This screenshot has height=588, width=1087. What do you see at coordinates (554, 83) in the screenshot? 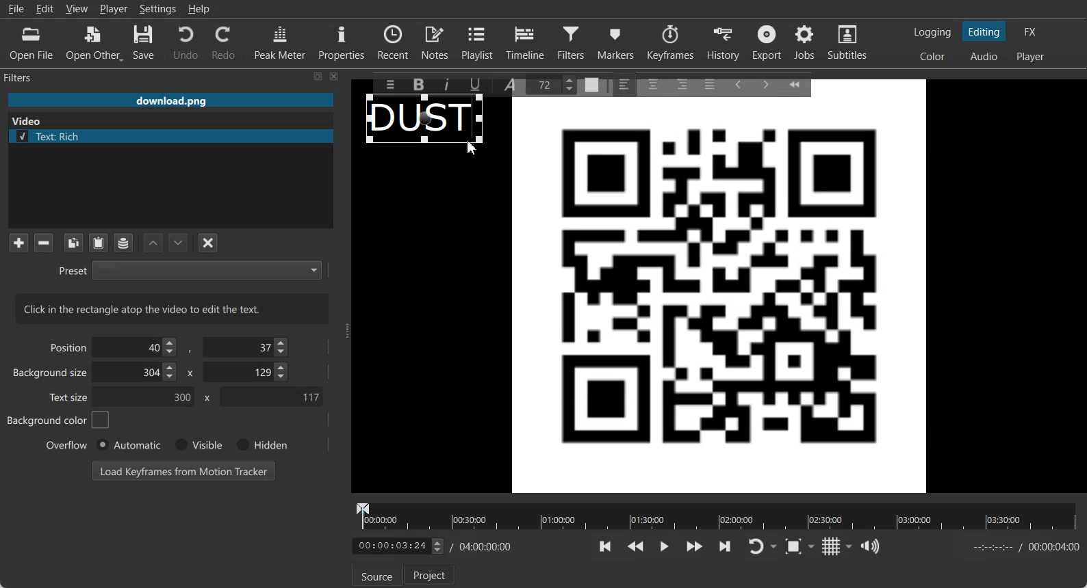
I see `Text Size` at bounding box center [554, 83].